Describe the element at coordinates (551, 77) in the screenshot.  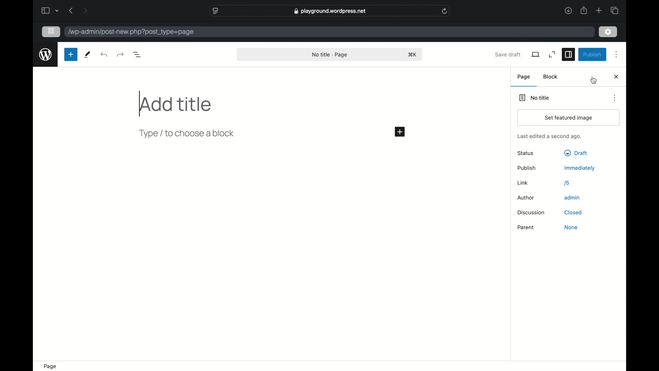
I see `block` at that location.